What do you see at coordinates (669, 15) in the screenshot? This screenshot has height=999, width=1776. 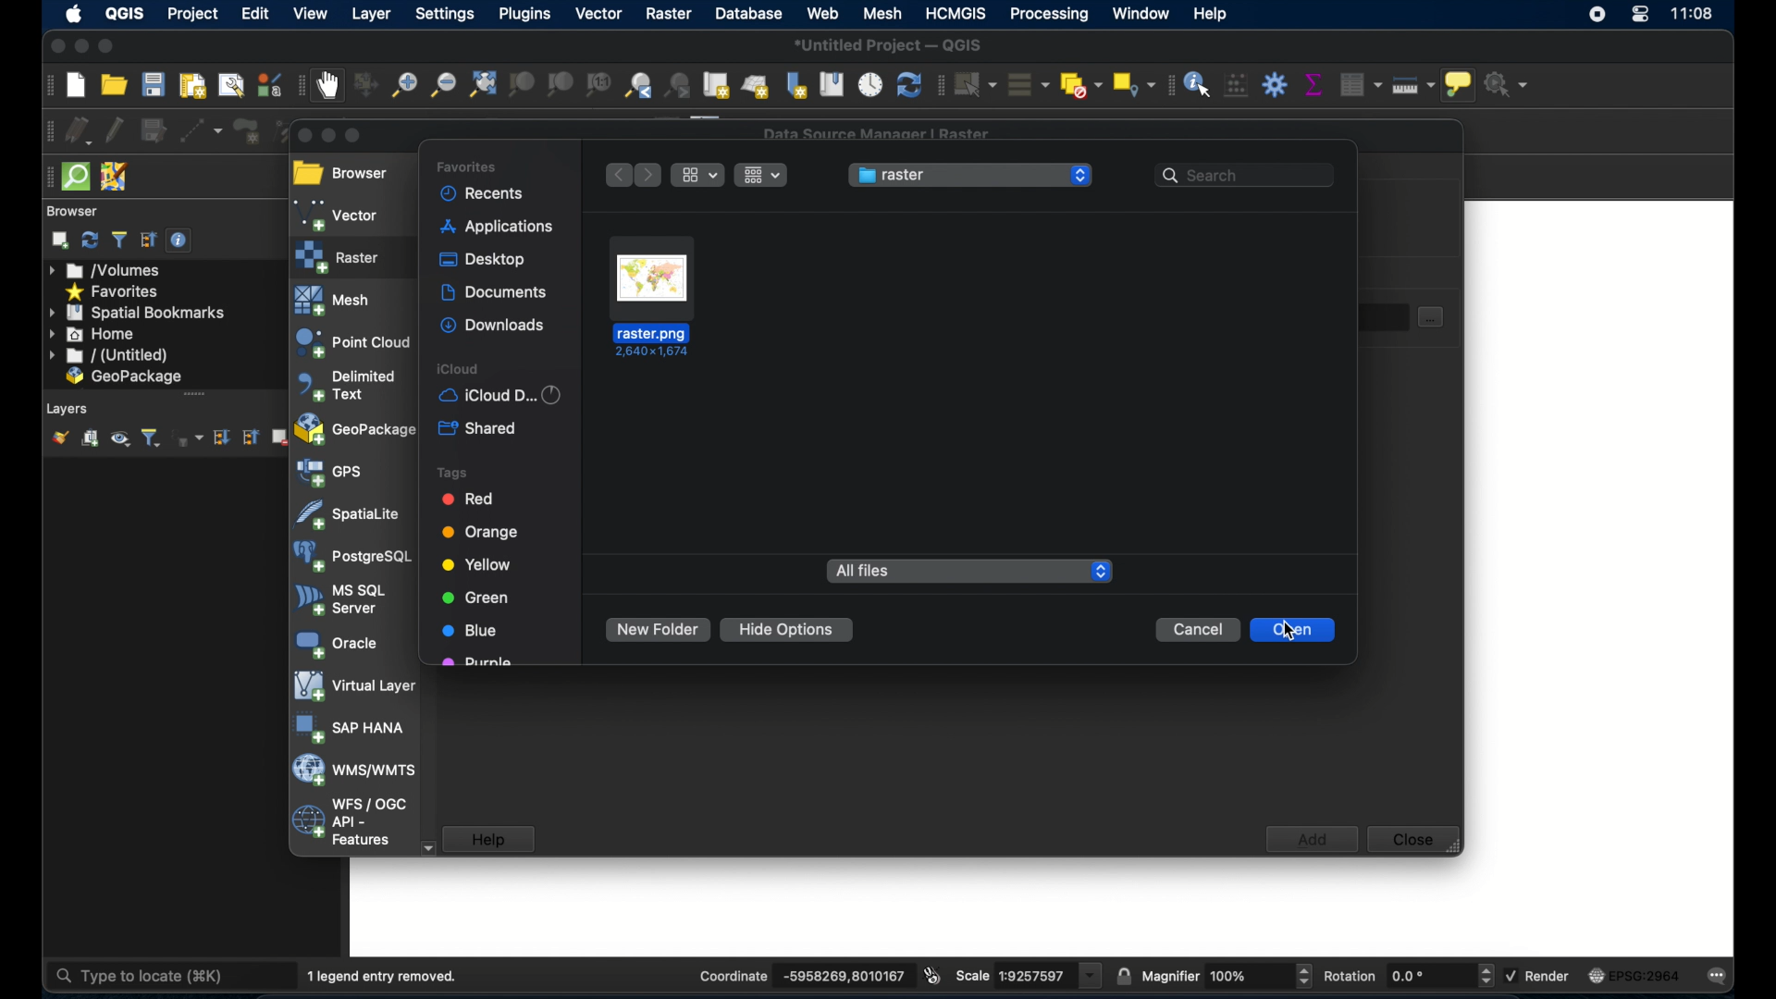 I see `raster` at bounding box center [669, 15].